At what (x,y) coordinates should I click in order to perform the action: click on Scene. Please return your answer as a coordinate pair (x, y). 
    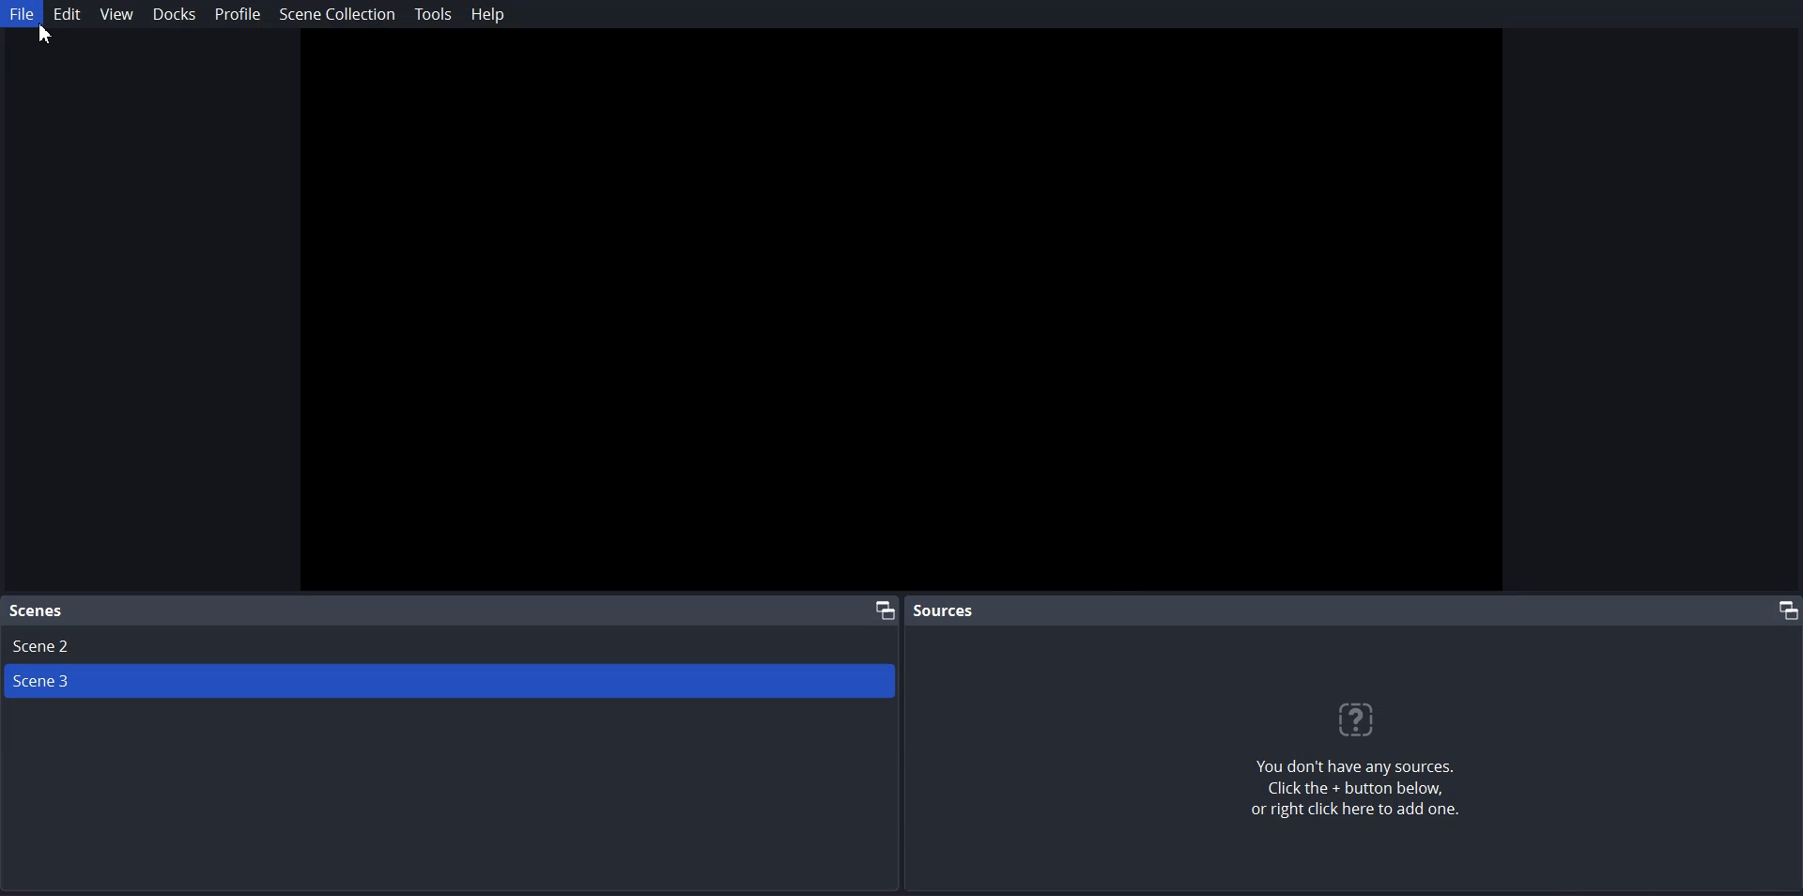
    Looking at the image, I should click on (38, 611).